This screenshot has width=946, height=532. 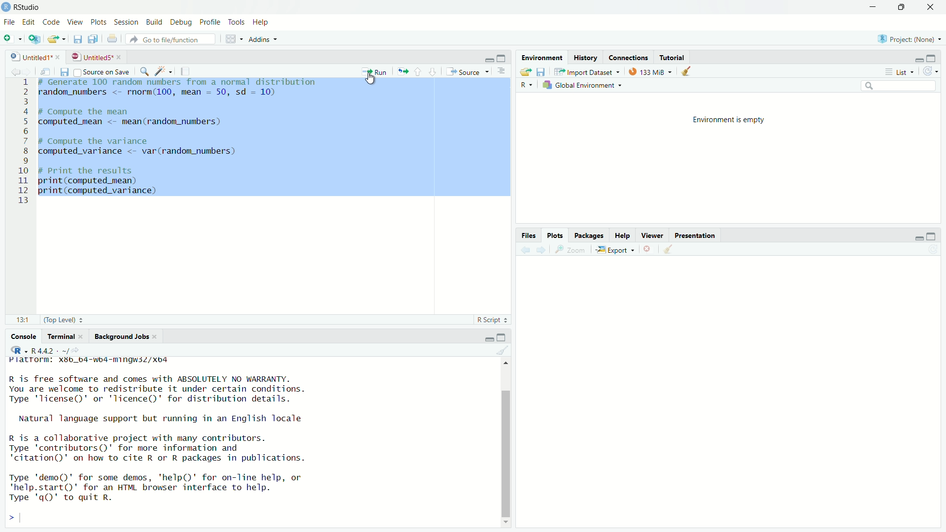 I want to click on help, so click(x=623, y=234).